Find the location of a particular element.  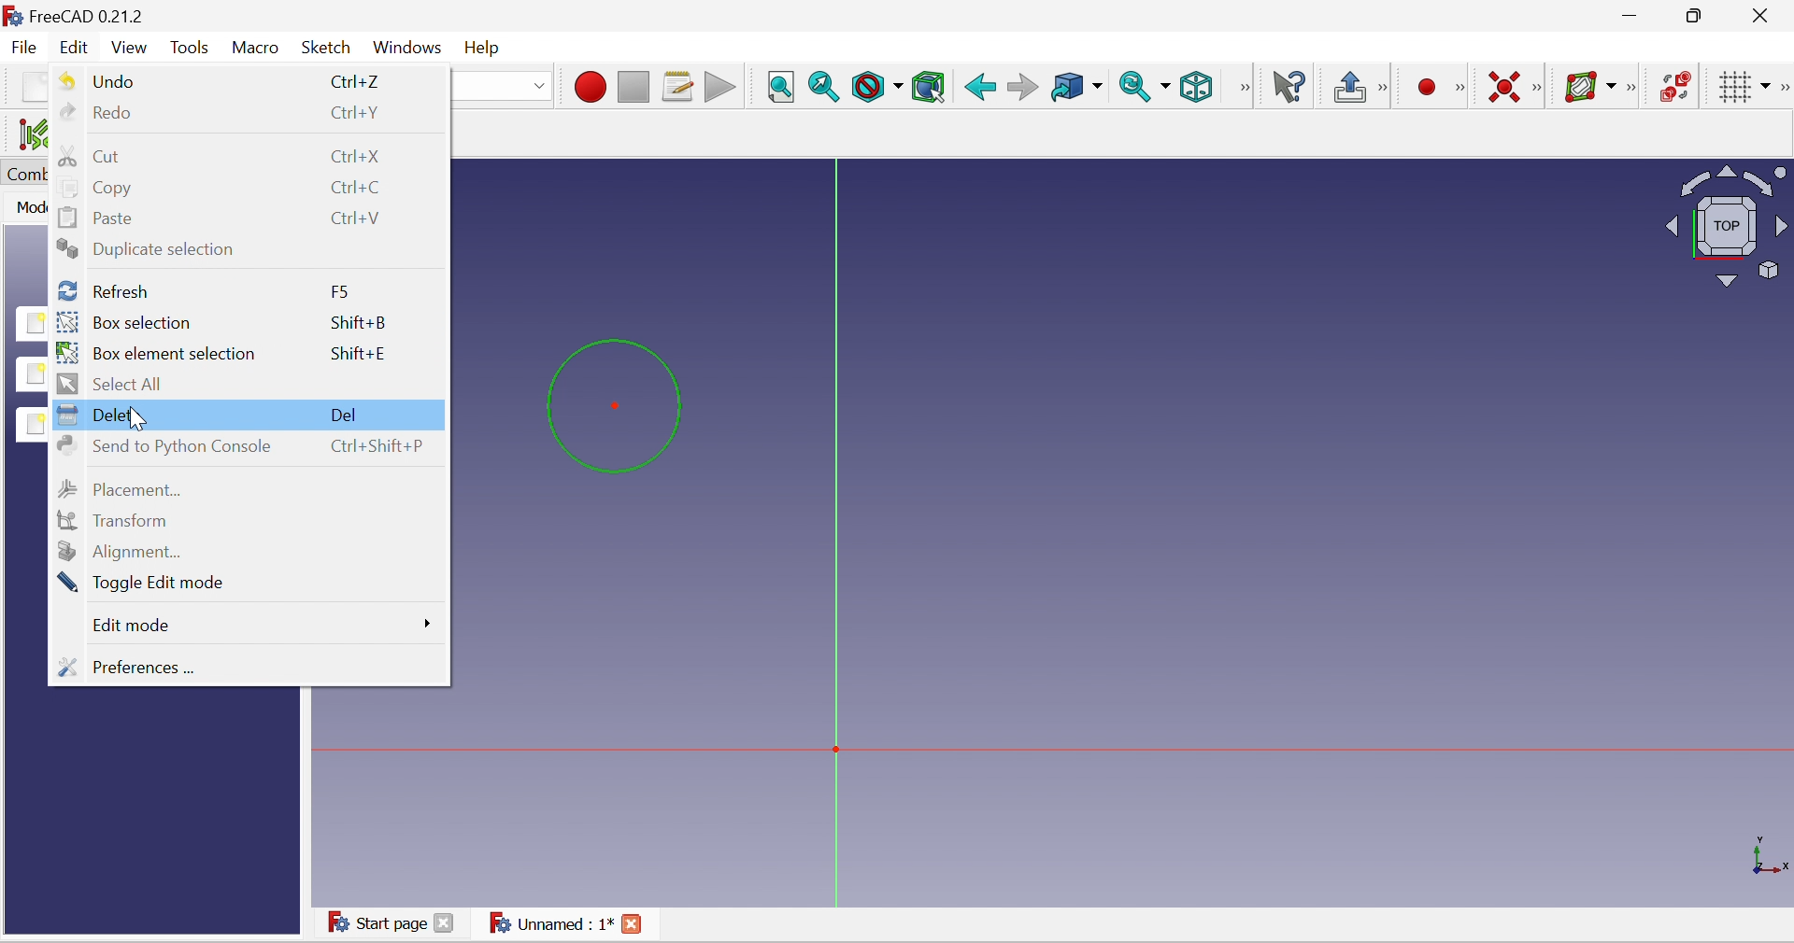

Alignment is located at coordinates (121, 549).